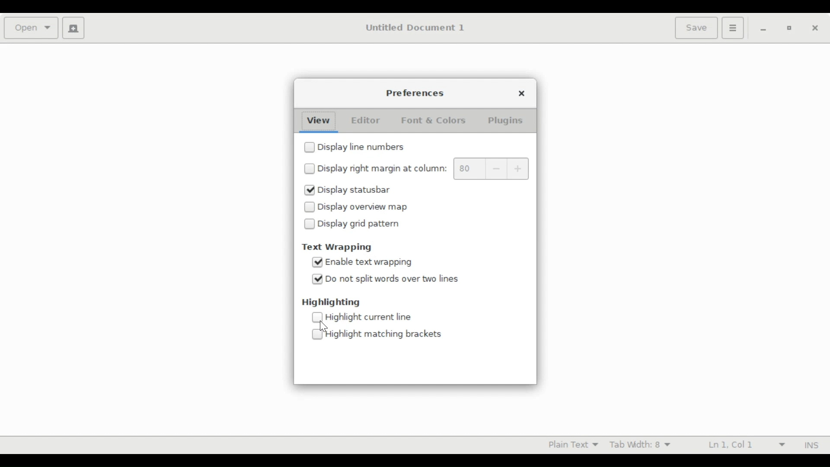  I want to click on Font & Color, so click(434, 122).